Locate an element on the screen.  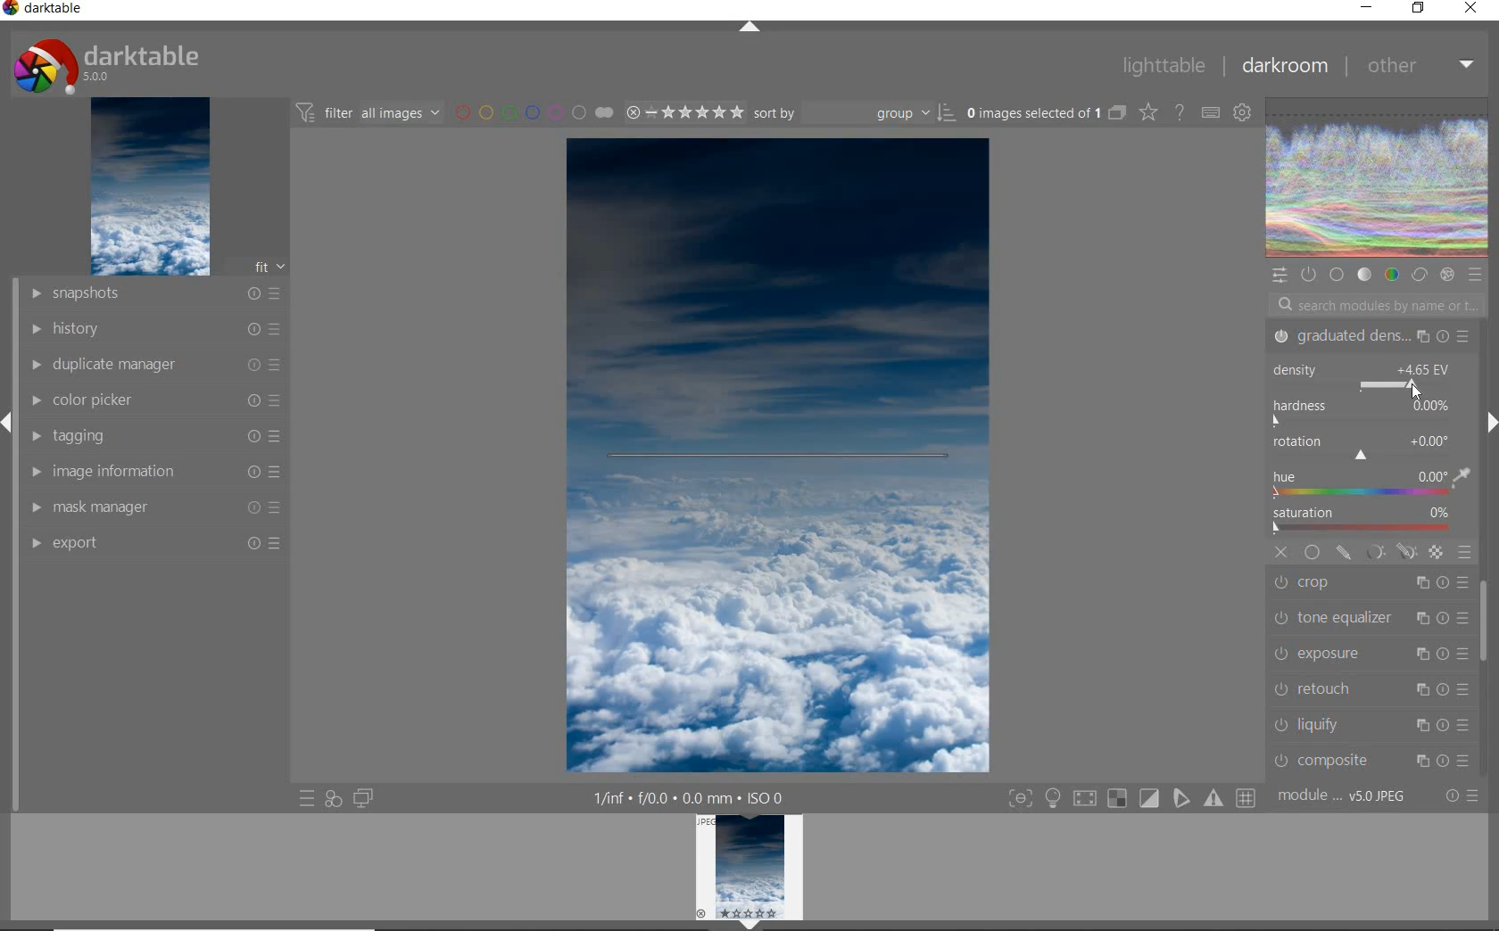
EFFECT is located at coordinates (1447, 275).